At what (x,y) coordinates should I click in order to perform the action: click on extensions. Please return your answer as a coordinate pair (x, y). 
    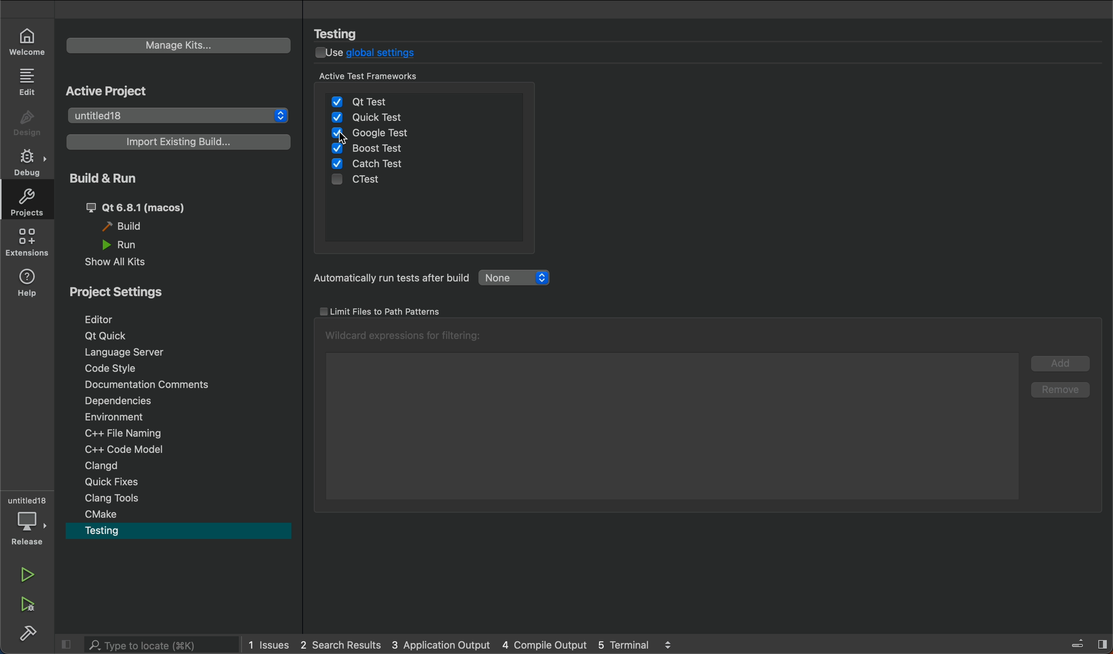
    Looking at the image, I should click on (27, 242).